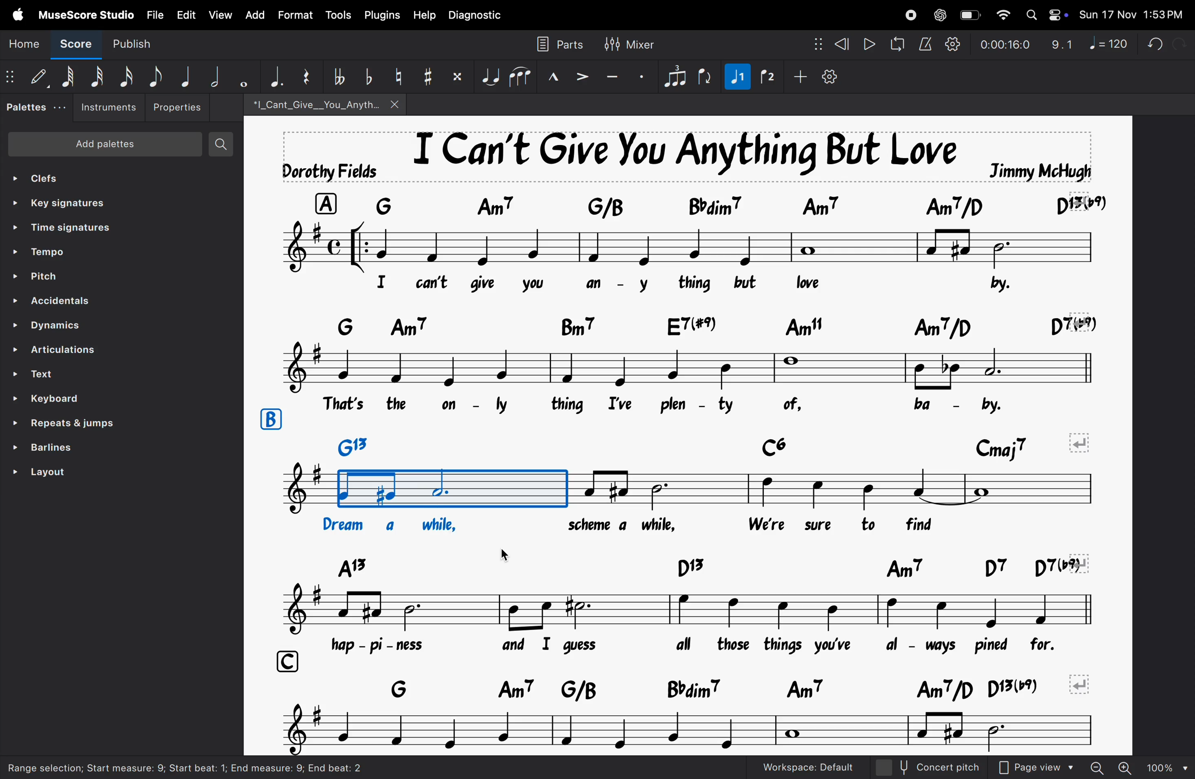 The image size is (1195, 779). I want to click on plus sign, so click(798, 77).